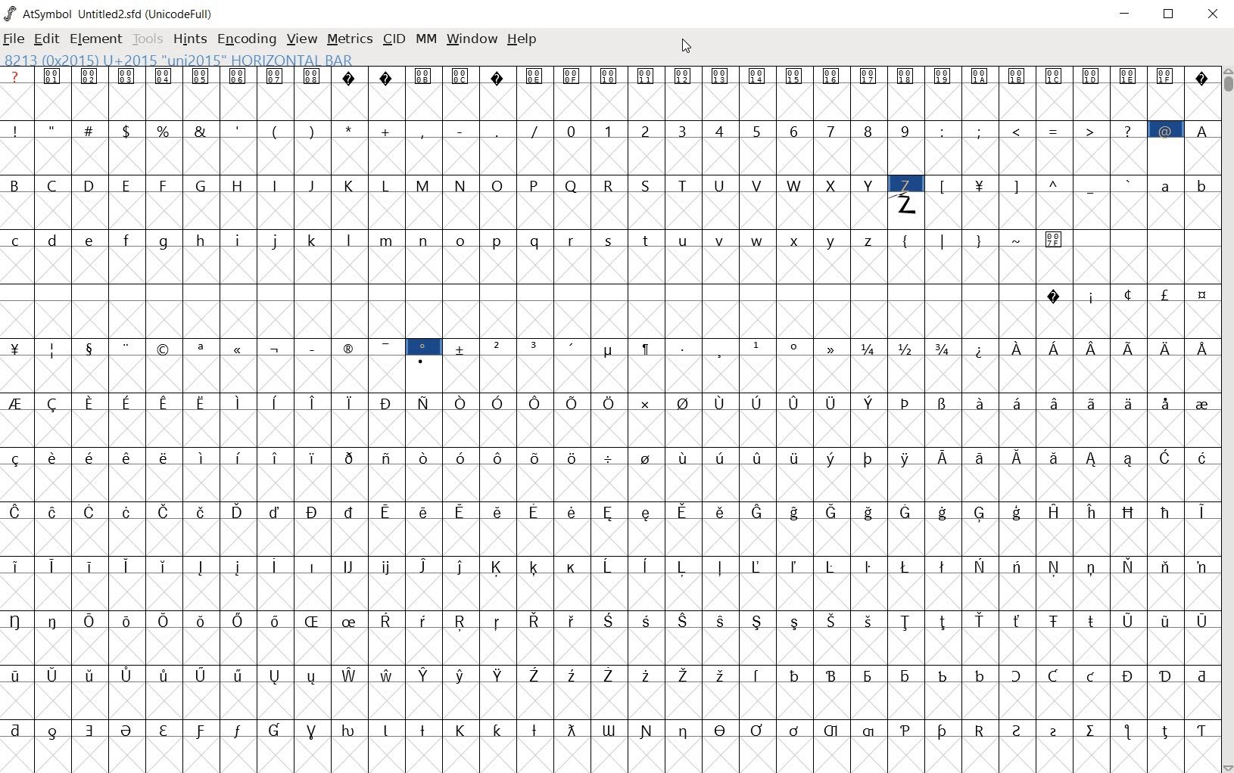 Image resolution: width=1234 pixels, height=773 pixels. I want to click on HINTS, so click(192, 39).